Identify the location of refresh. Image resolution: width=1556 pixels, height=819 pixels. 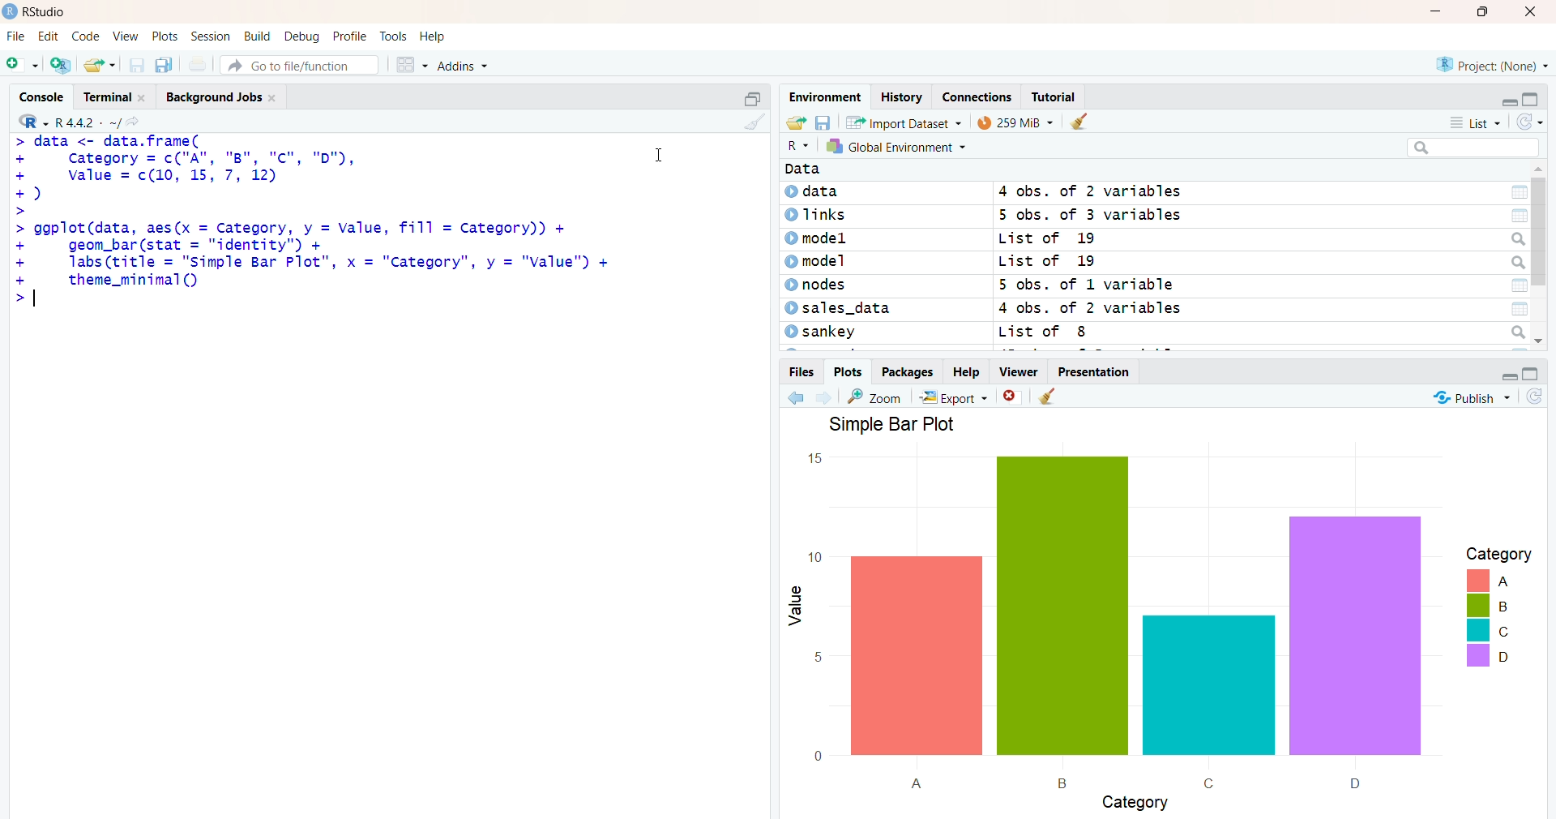
(1527, 122).